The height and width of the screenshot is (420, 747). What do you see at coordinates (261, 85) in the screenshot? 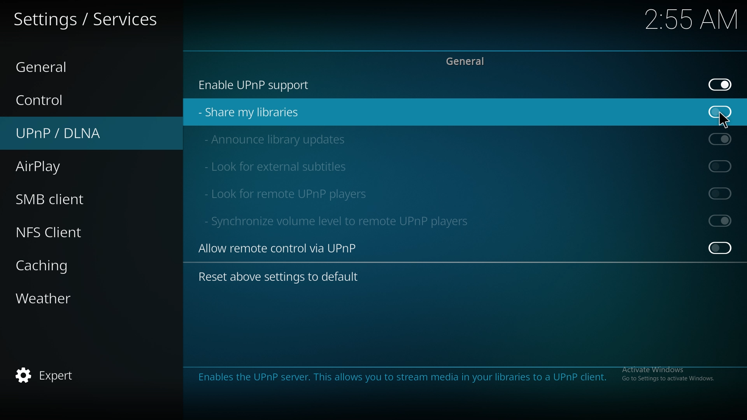
I see `enable upnp support` at bounding box center [261, 85].